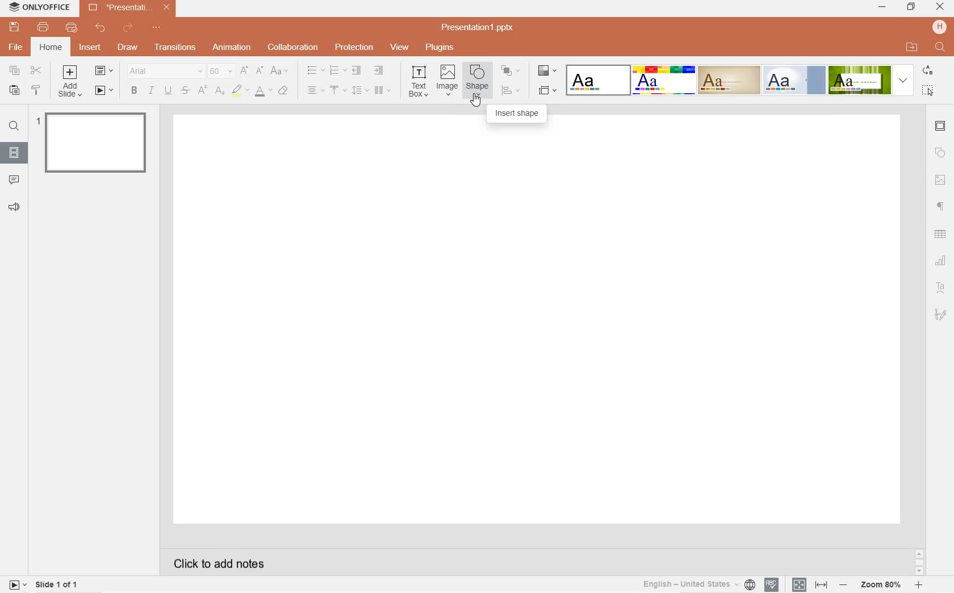  What do you see at coordinates (202, 91) in the screenshot?
I see `superscript` at bounding box center [202, 91].